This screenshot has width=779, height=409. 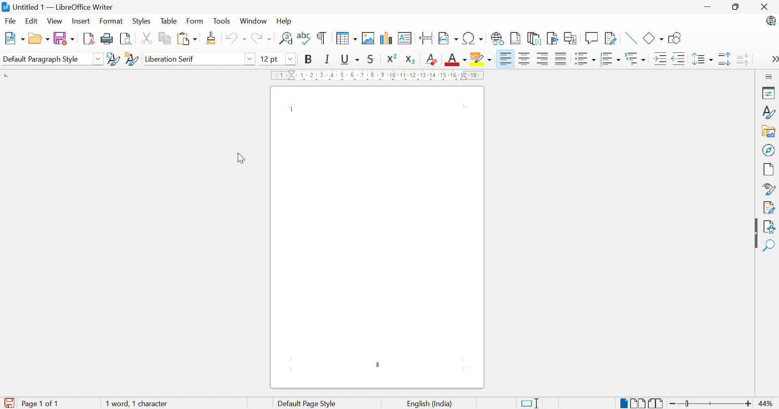 What do you see at coordinates (148, 38) in the screenshot?
I see `Cut` at bounding box center [148, 38].